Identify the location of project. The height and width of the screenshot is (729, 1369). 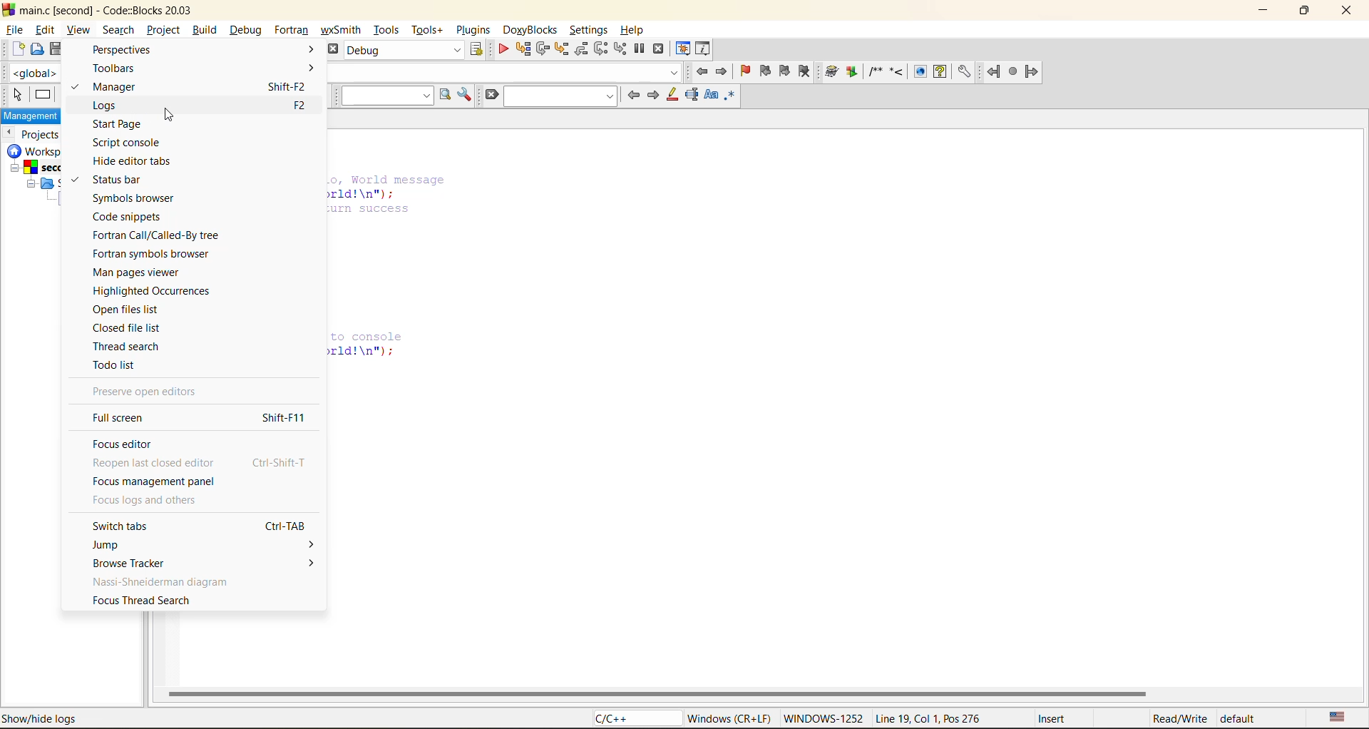
(162, 31).